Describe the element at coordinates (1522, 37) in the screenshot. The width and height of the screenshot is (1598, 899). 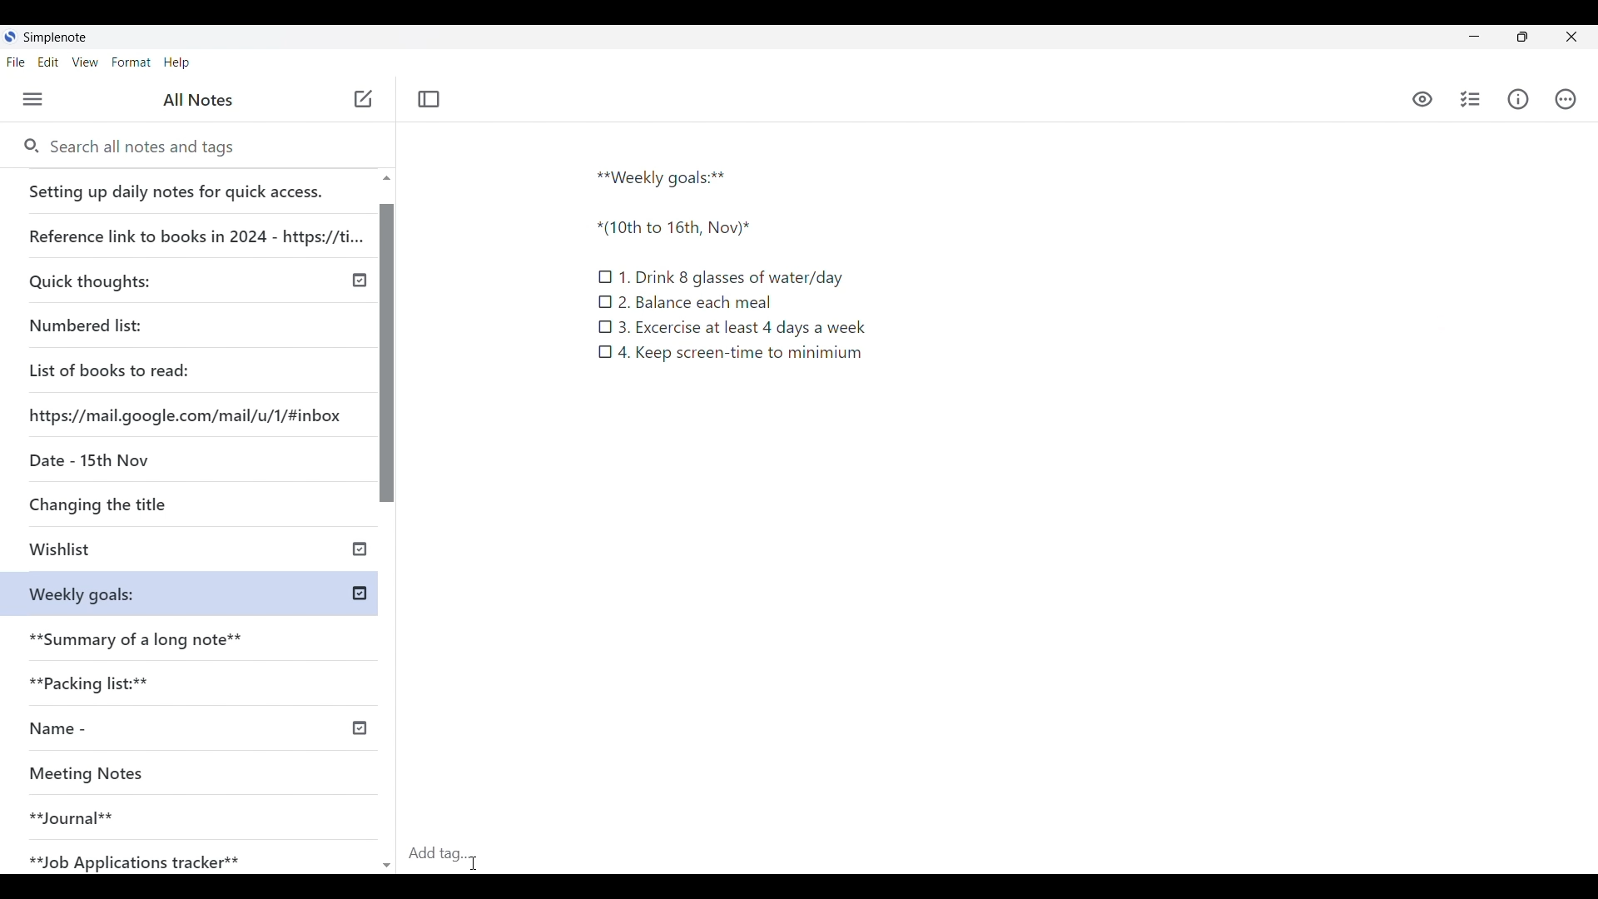
I see `toggle screen` at that location.